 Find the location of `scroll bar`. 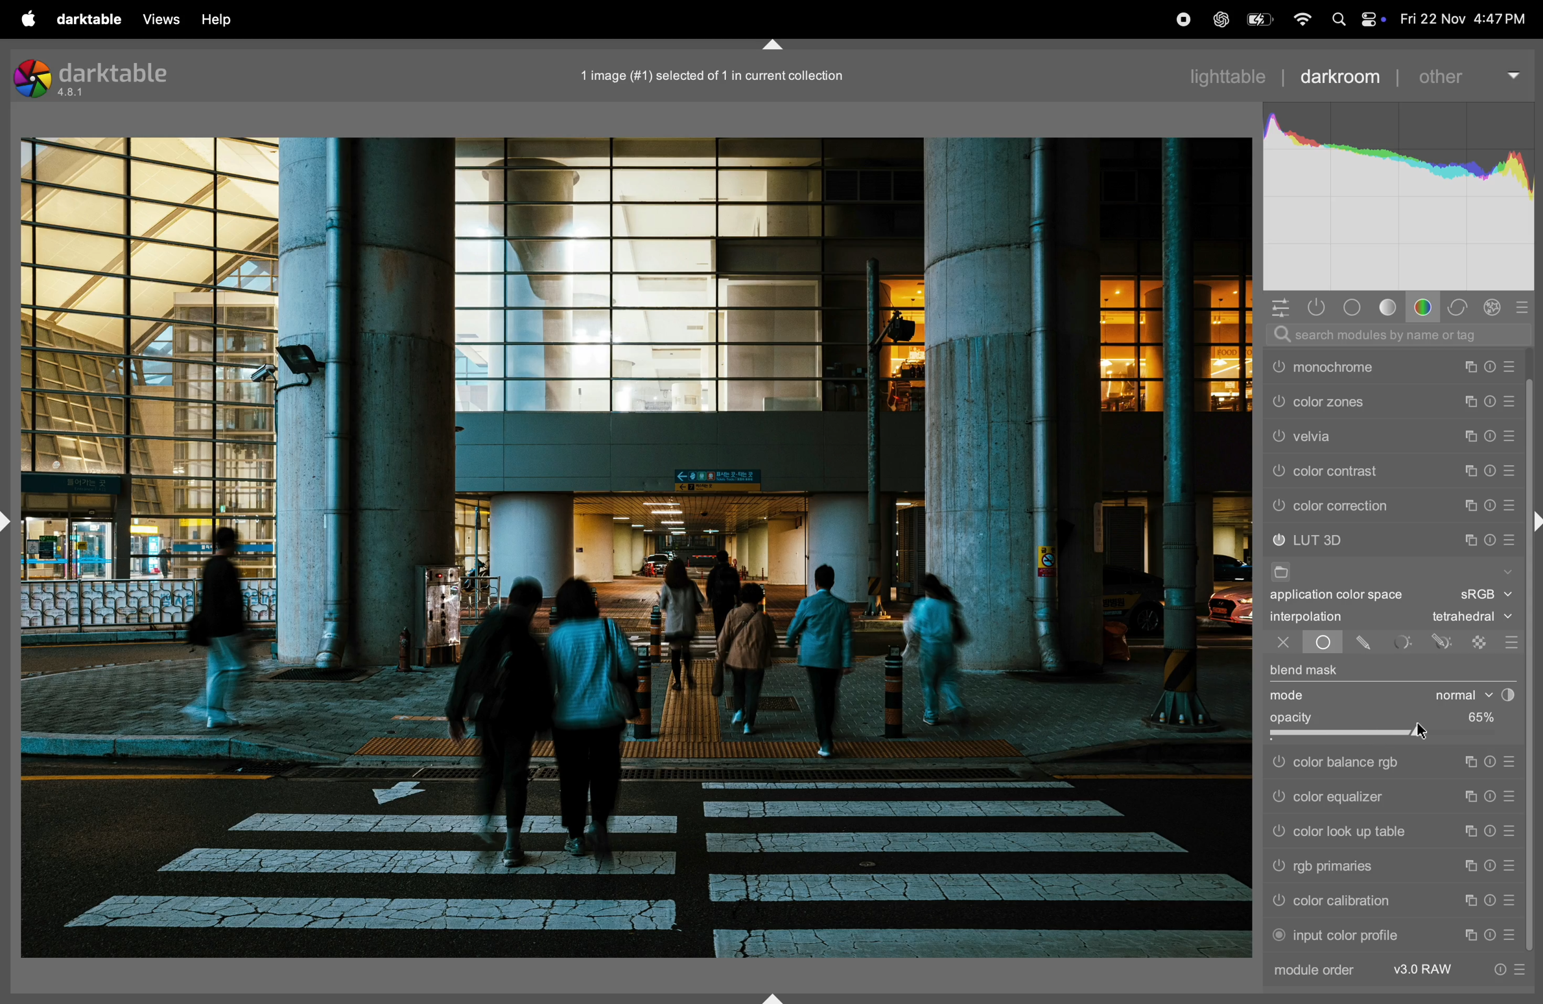

scroll bar is located at coordinates (1533, 748).